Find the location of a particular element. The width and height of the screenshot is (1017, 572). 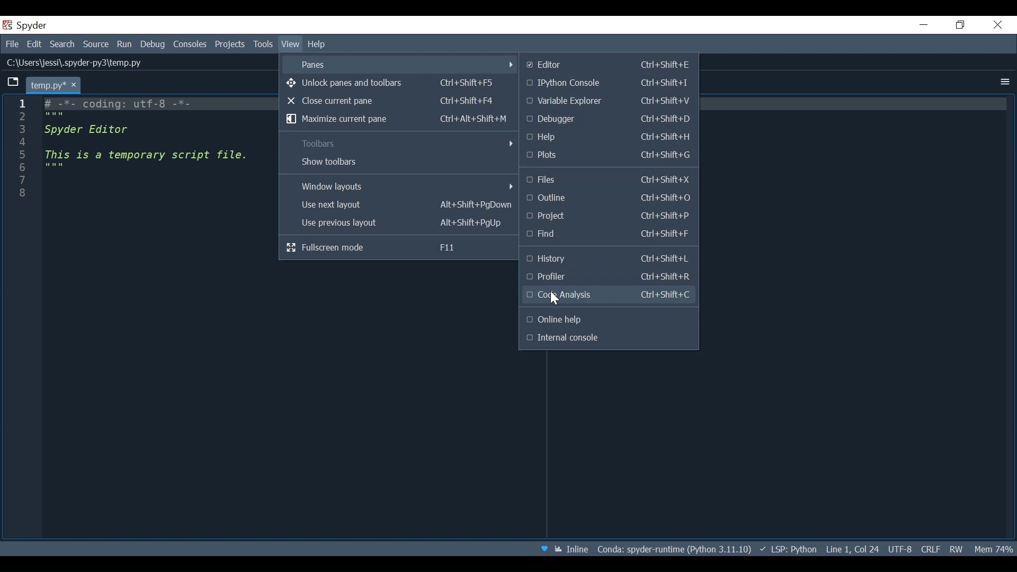

Consoles is located at coordinates (191, 44).